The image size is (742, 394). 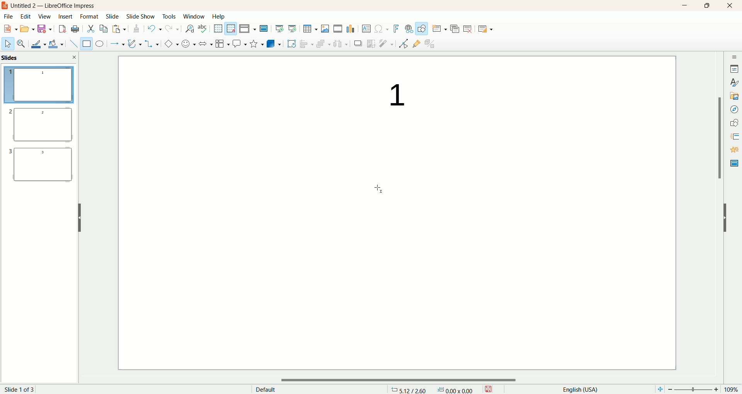 What do you see at coordinates (321, 43) in the screenshot?
I see `arrange` at bounding box center [321, 43].